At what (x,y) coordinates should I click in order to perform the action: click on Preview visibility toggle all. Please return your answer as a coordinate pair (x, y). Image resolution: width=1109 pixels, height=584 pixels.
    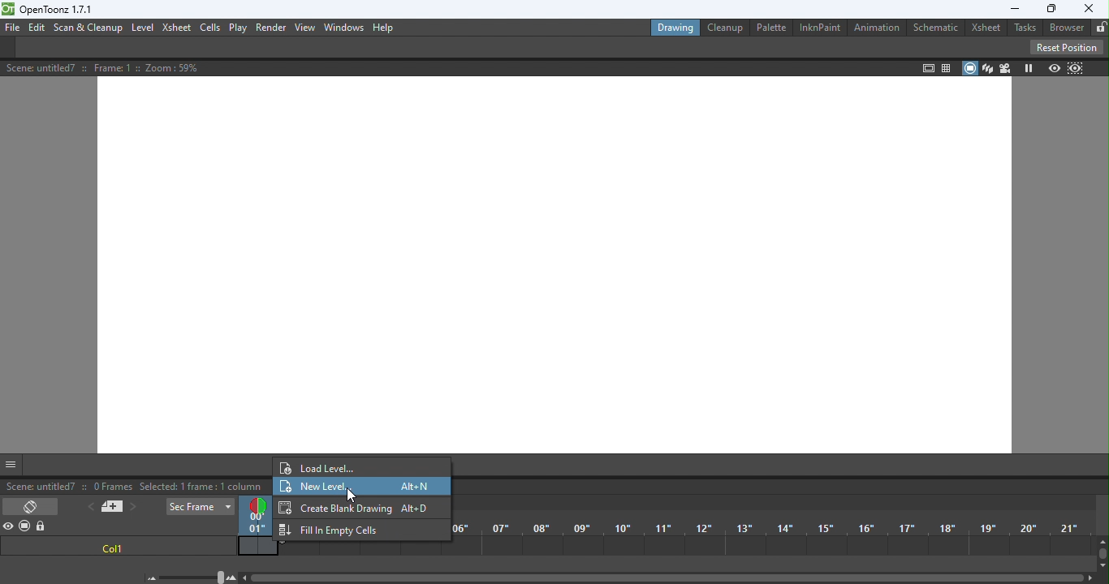
    Looking at the image, I should click on (10, 528).